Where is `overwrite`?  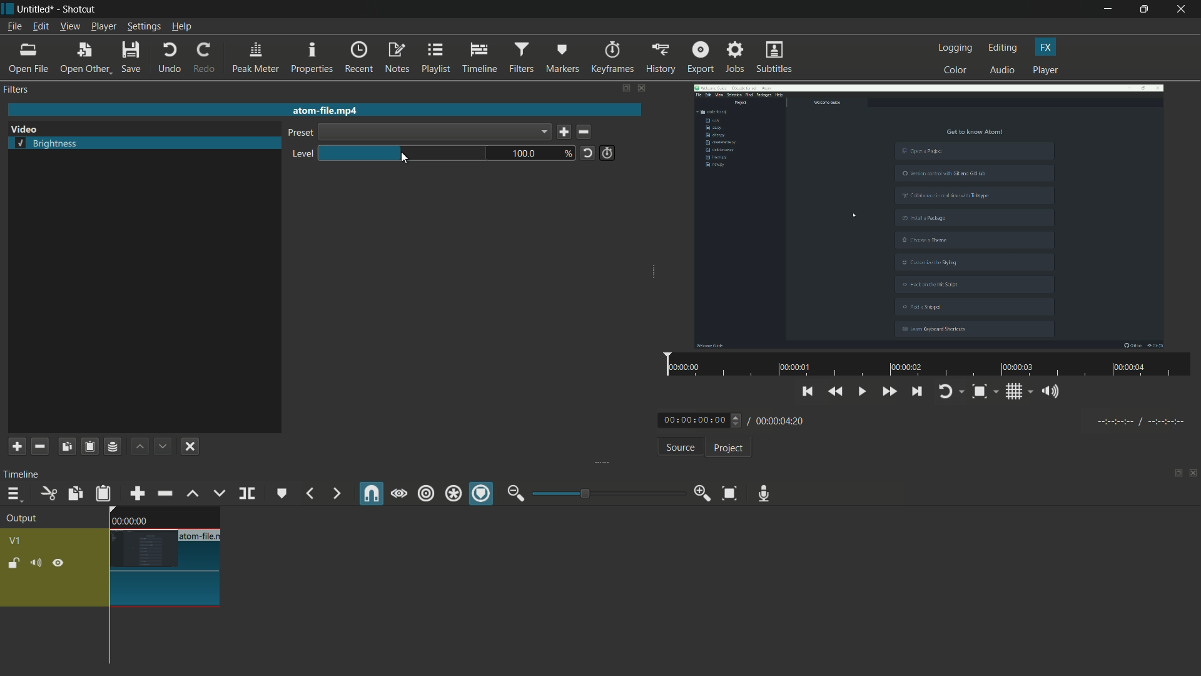 overwrite is located at coordinates (217, 493).